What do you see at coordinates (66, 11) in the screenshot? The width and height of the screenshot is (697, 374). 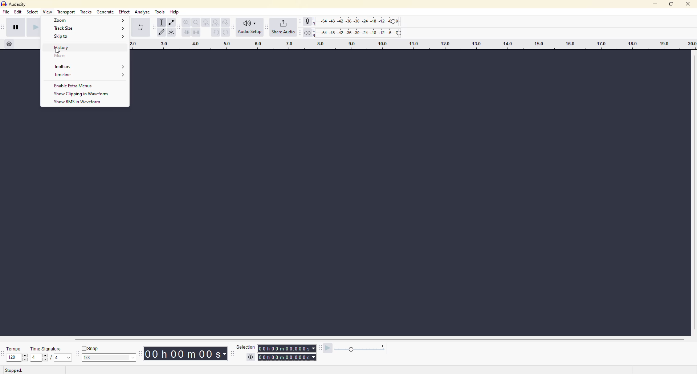 I see `transport` at bounding box center [66, 11].